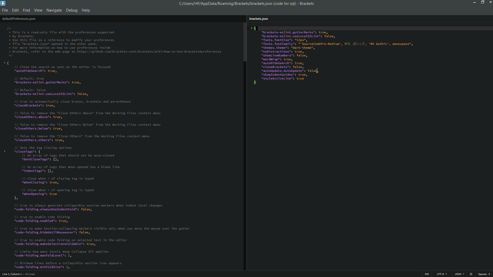  What do you see at coordinates (459, 274) in the screenshot?
I see `JSON` at bounding box center [459, 274].